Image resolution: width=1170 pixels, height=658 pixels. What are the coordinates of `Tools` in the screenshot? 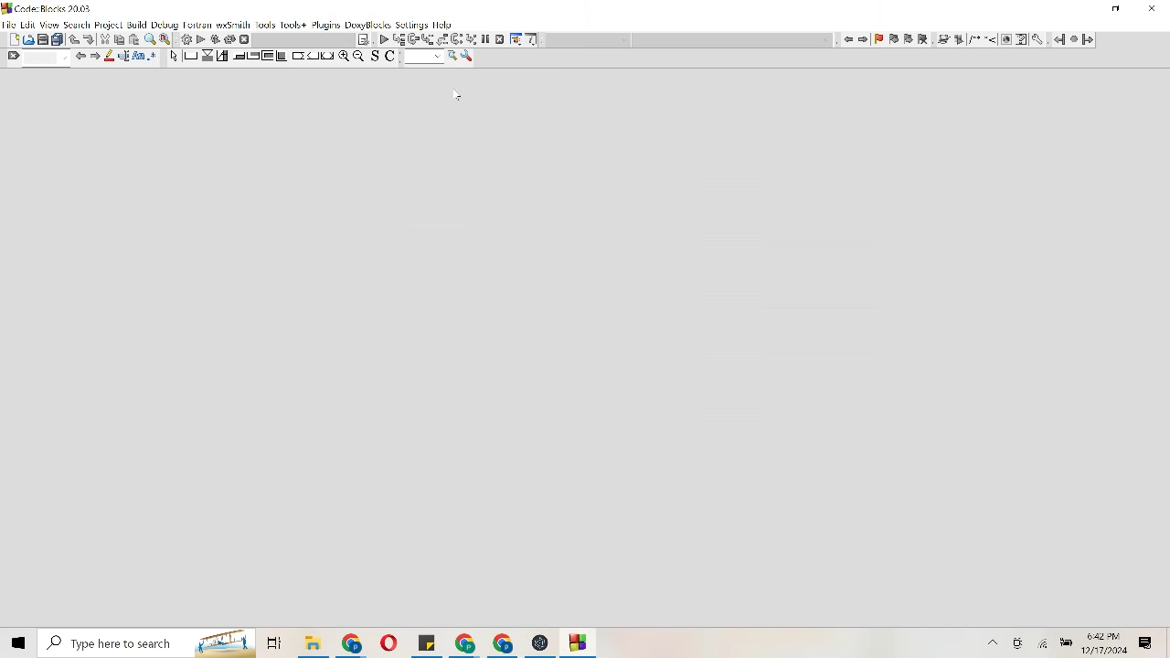 It's located at (468, 57).